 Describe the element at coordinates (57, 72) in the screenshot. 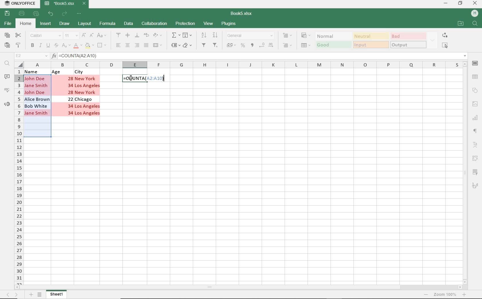

I see `Age` at that location.